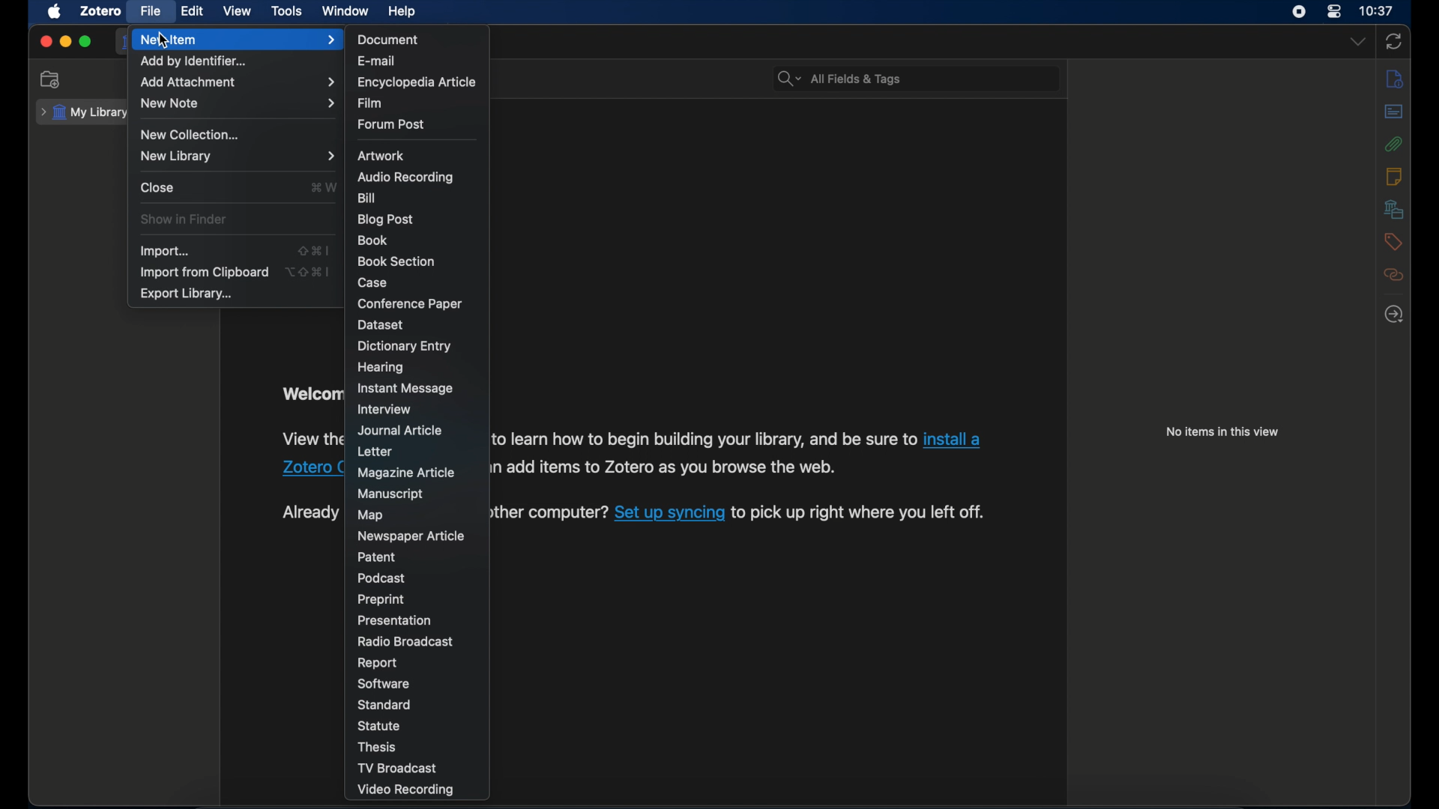 The height and width of the screenshot is (809, 1439). What do you see at coordinates (385, 683) in the screenshot?
I see `software` at bounding box center [385, 683].